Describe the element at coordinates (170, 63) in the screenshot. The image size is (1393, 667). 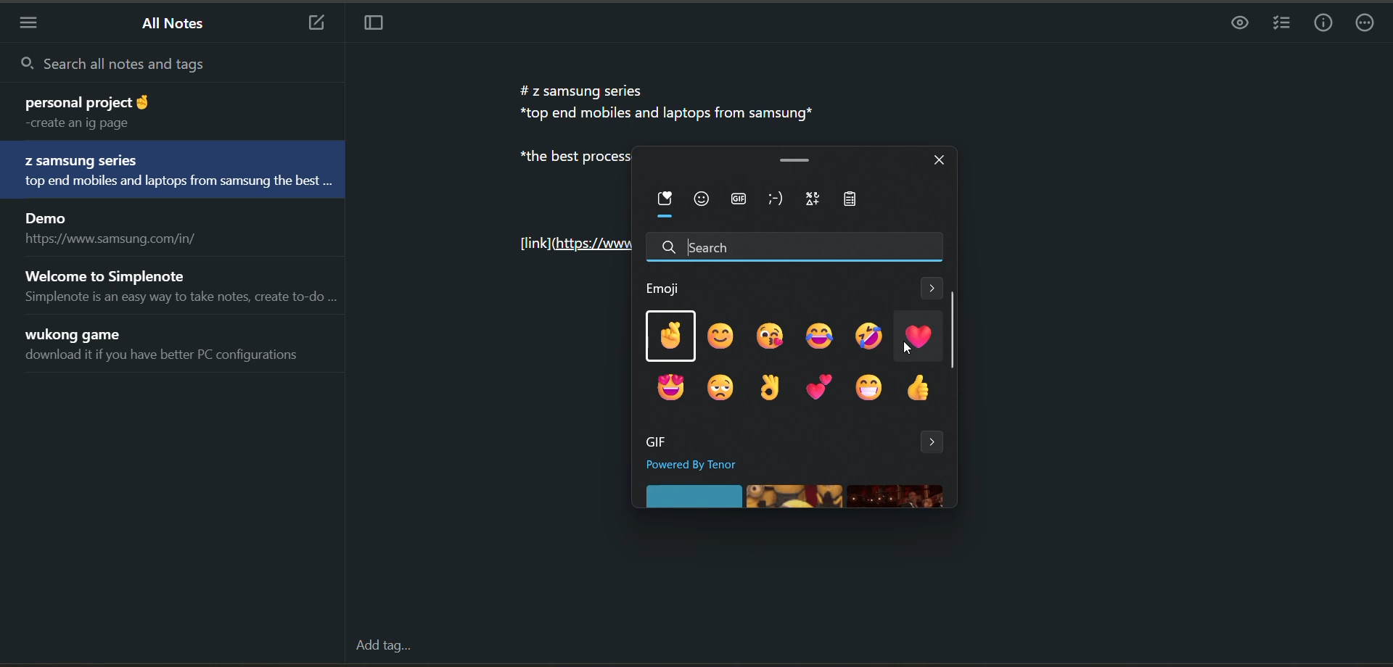
I see `search` at that location.